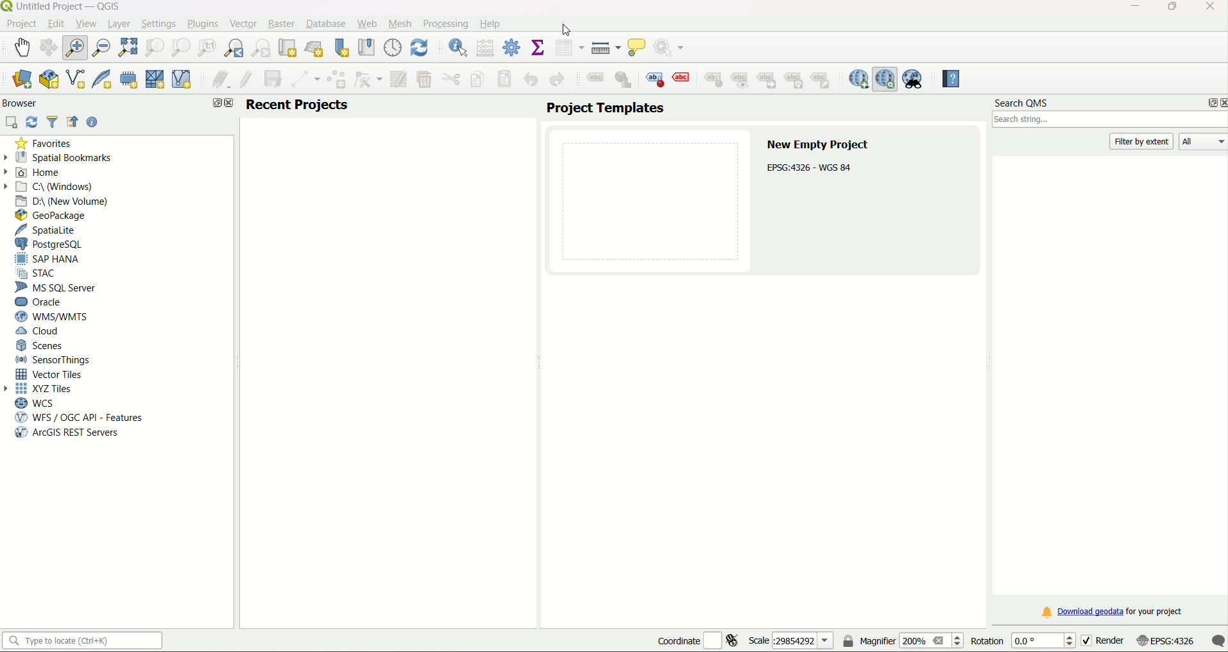 The image size is (1228, 652). What do you see at coordinates (184, 79) in the screenshot?
I see `new virtual layer` at bounding box center [184, 79].